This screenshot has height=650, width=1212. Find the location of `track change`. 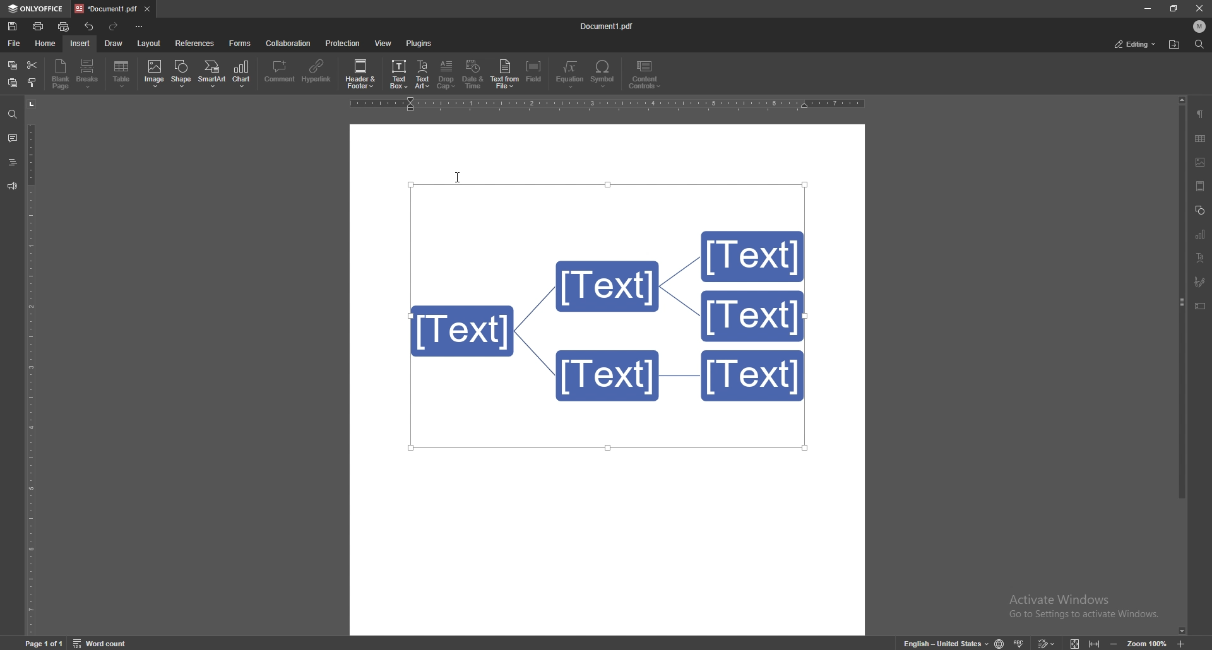

track change is located at coordinates (1045, 642).